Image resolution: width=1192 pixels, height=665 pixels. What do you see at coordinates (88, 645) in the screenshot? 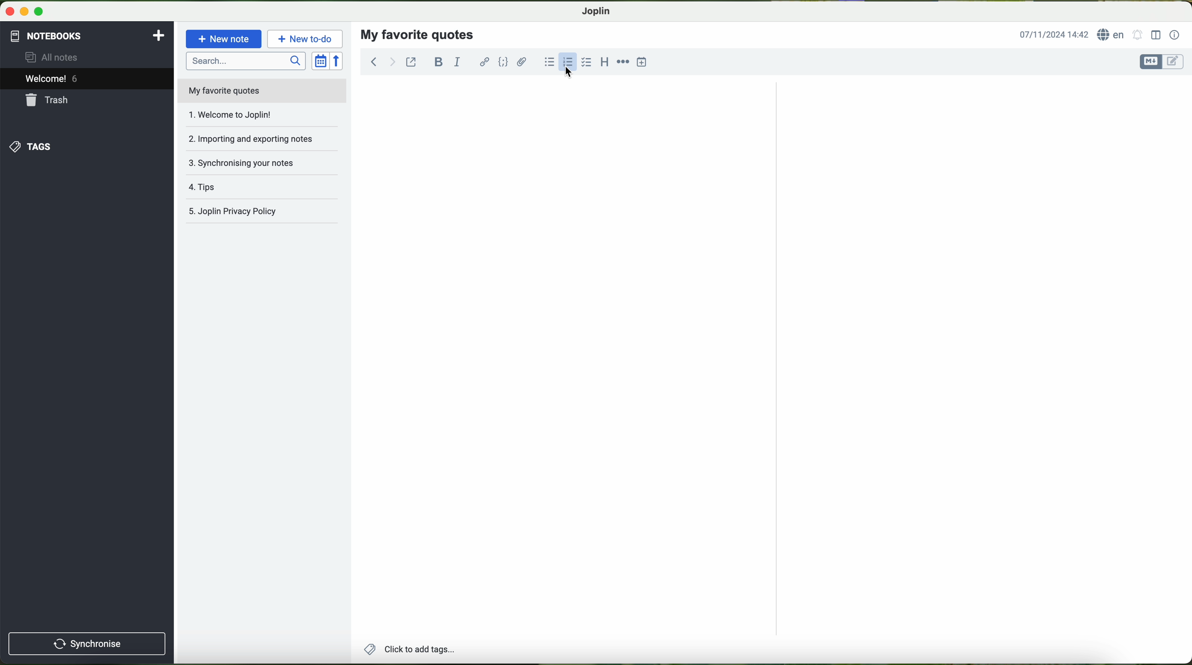
I see `synchronise button` at bounding box center [88, 645].